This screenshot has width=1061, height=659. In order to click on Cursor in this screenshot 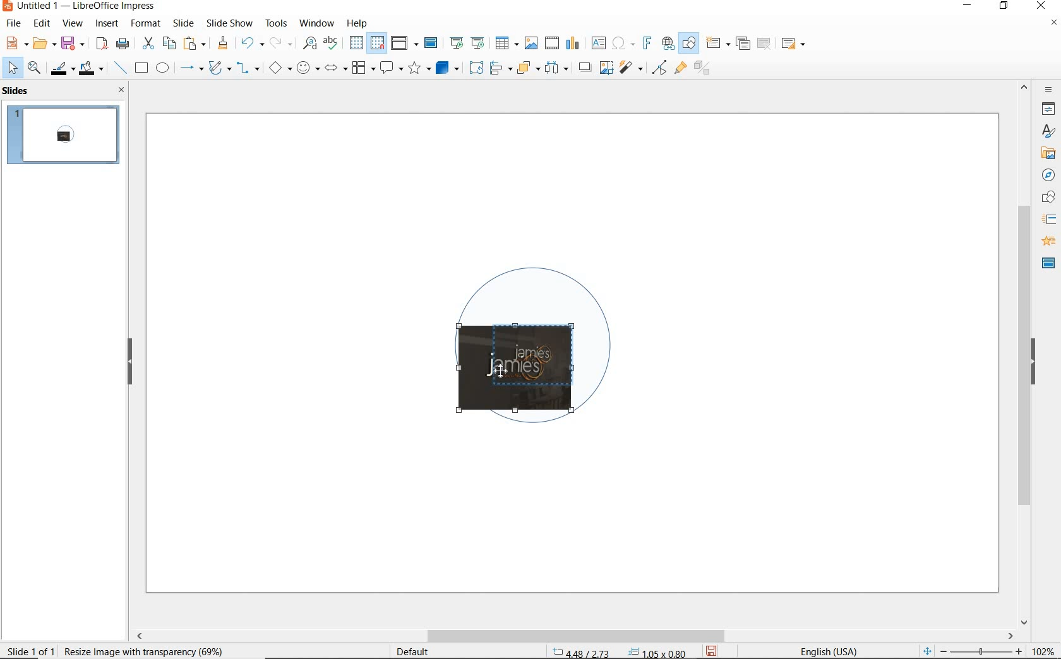, I will do `click(503, 368)`.